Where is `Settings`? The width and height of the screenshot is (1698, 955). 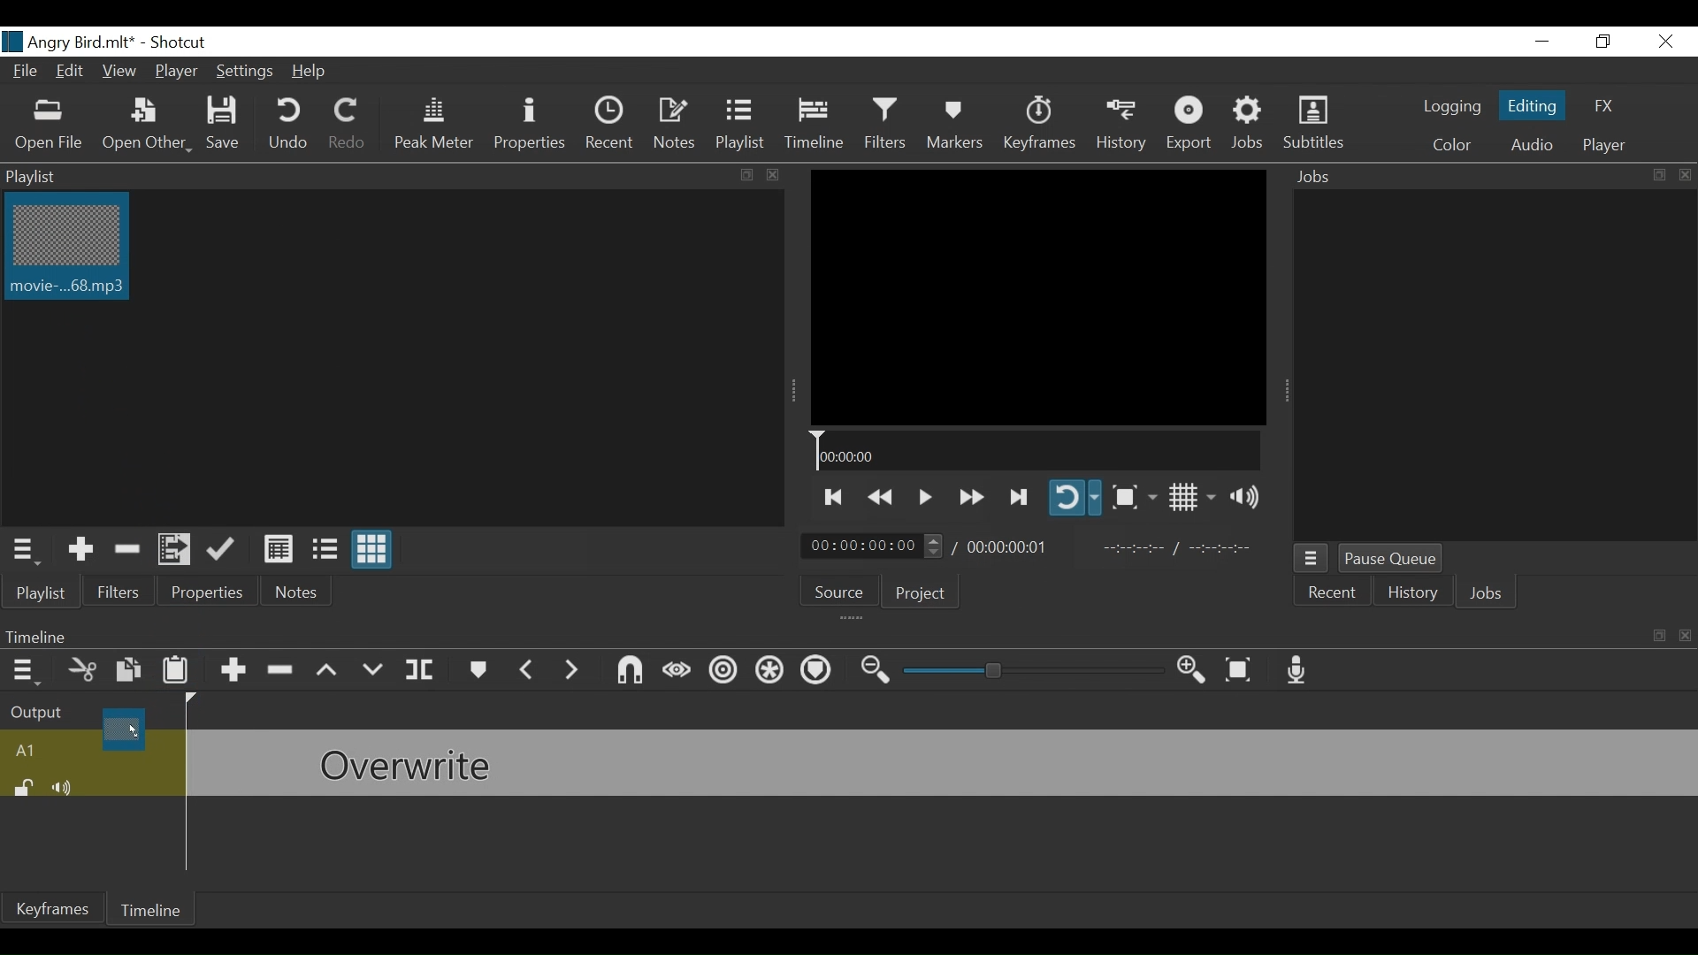 Settings is located at coordinates (242, 72).